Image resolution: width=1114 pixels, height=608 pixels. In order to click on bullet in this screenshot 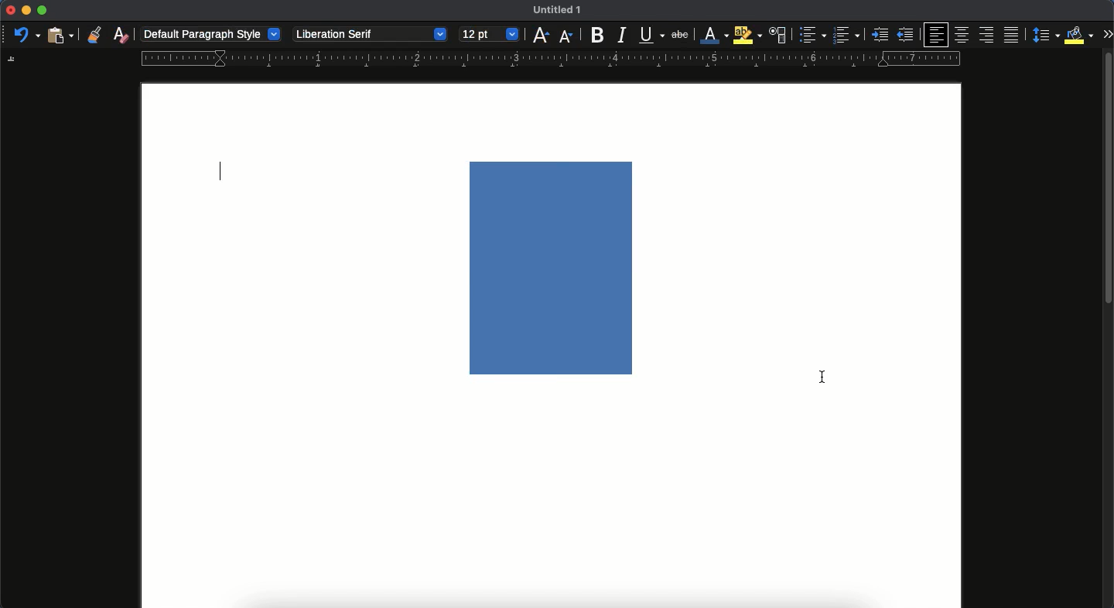, I will do `click(812, 35)`.